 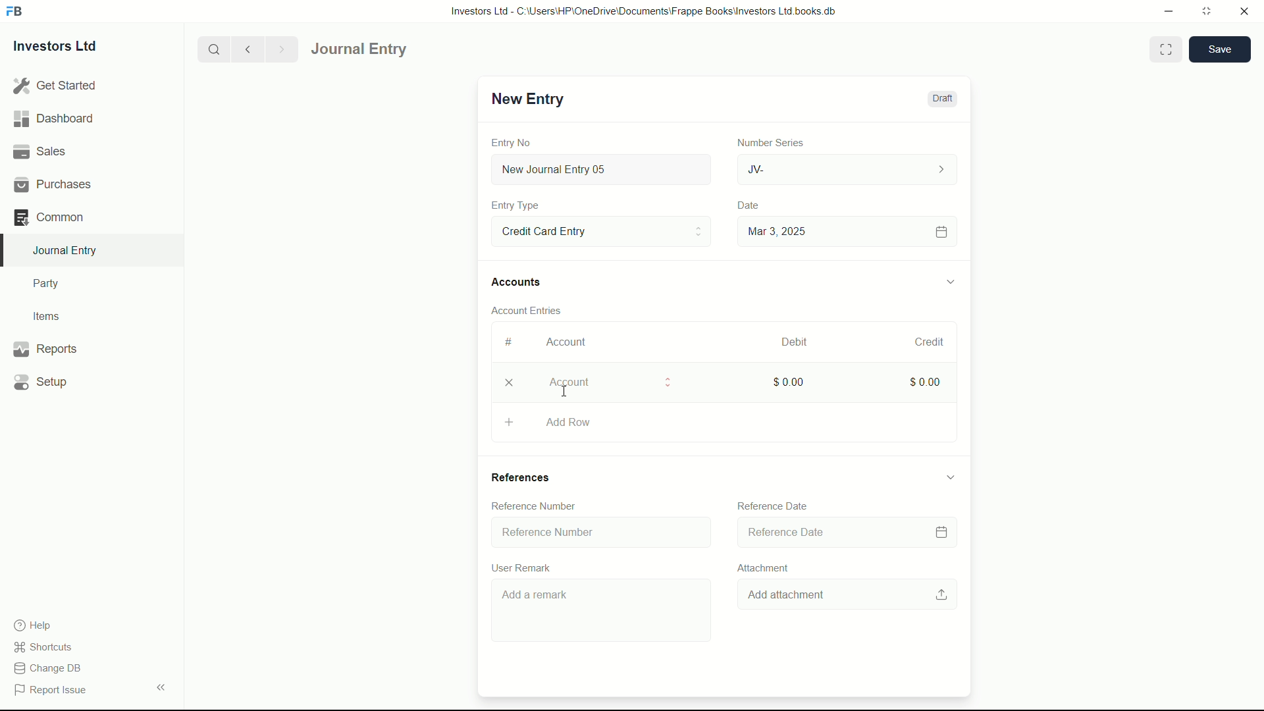 I want to click on Reference Number, so click(x=535, y=505).